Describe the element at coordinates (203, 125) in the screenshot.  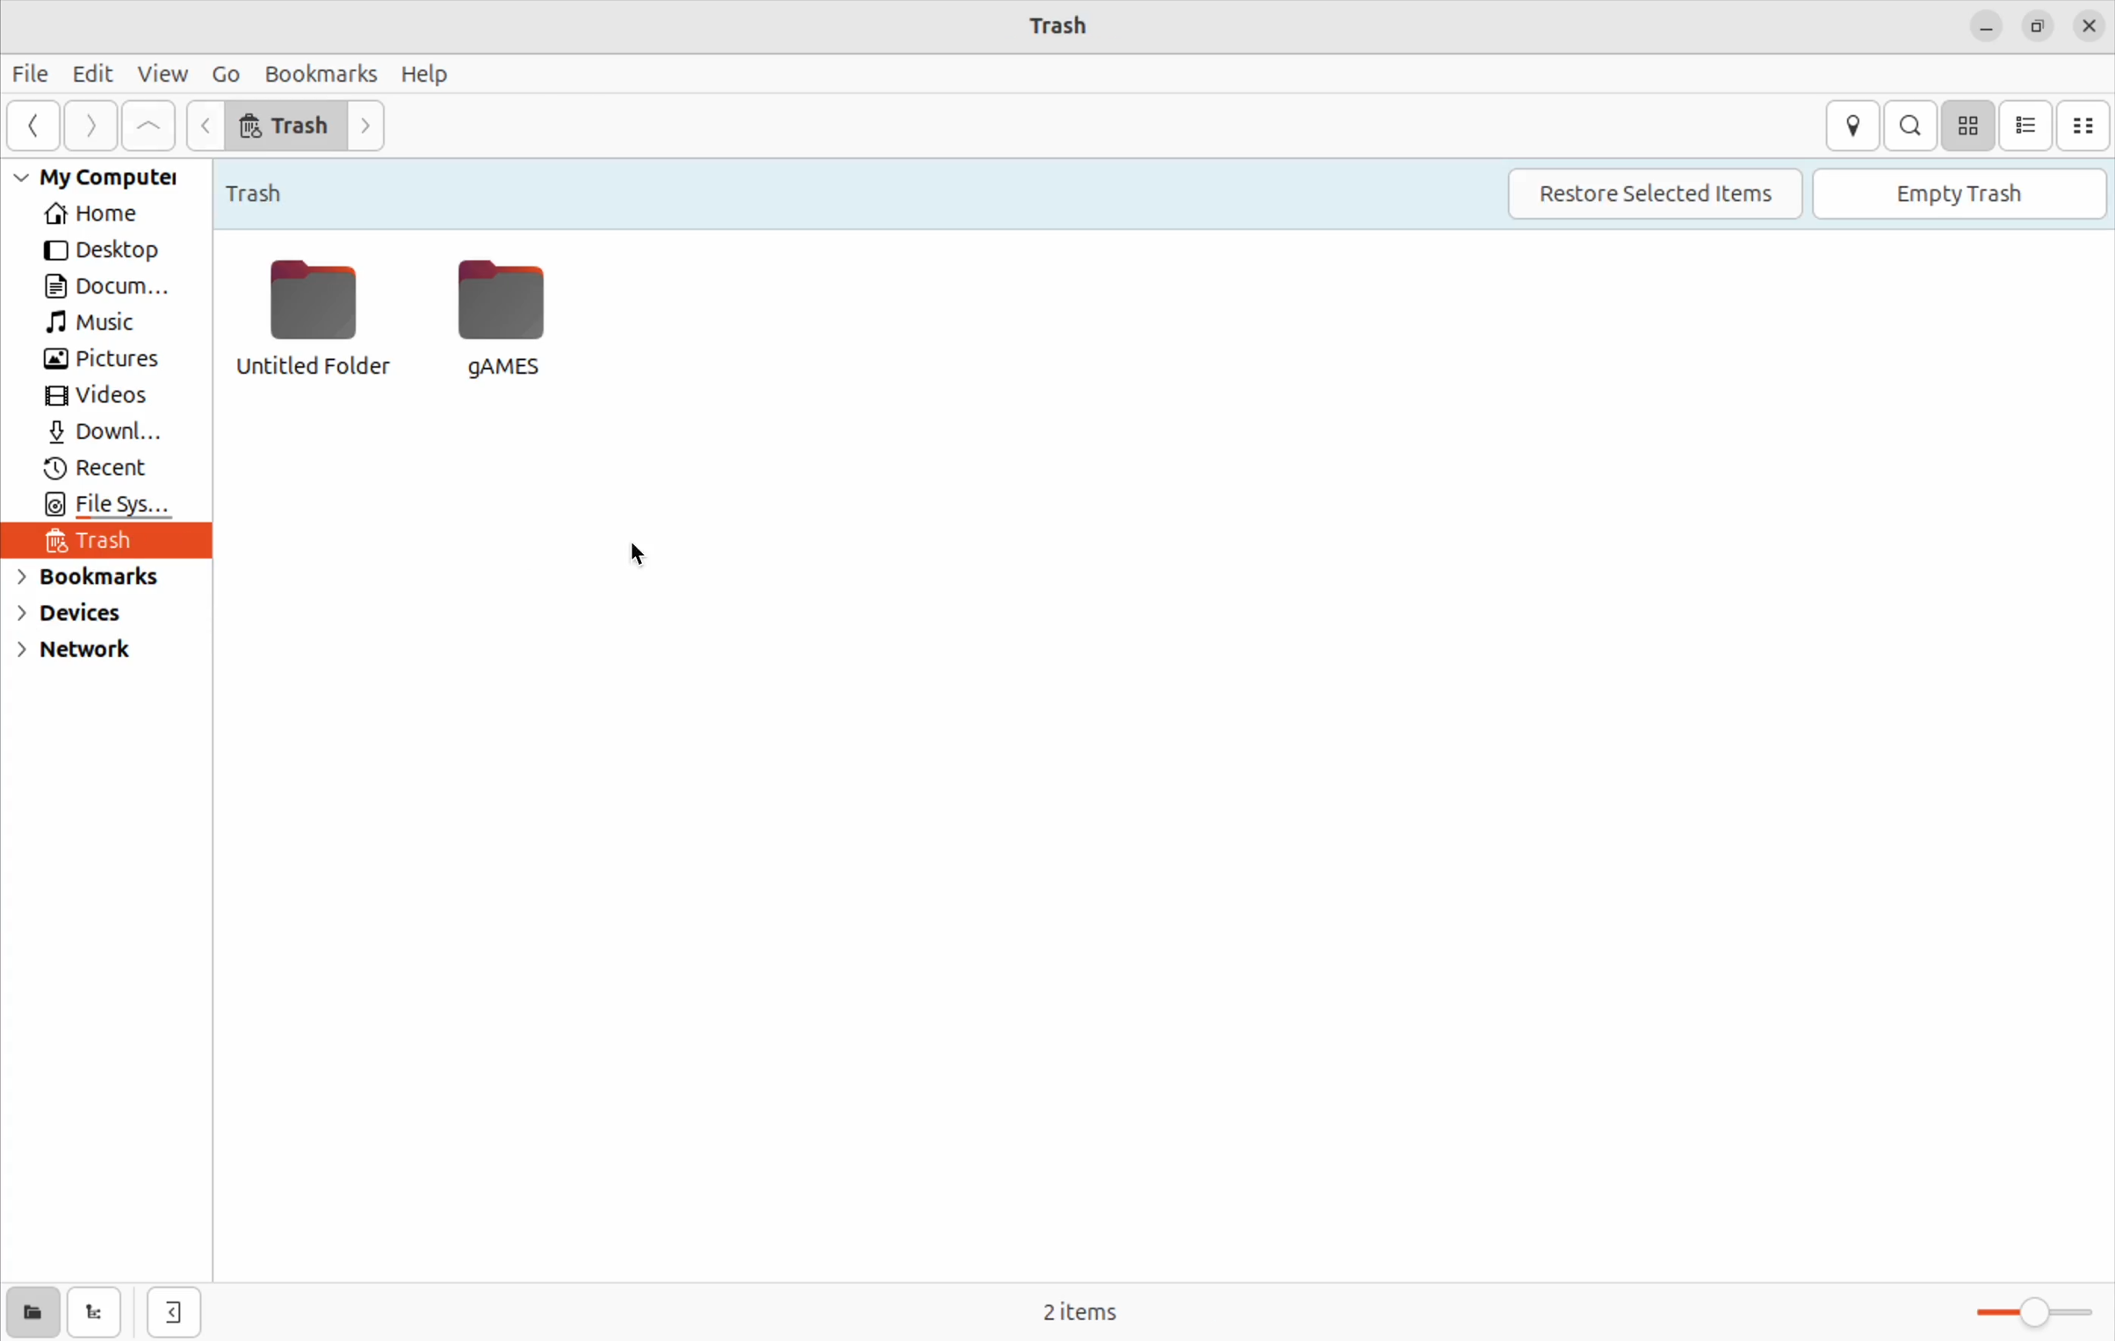
I see `back` at that location.